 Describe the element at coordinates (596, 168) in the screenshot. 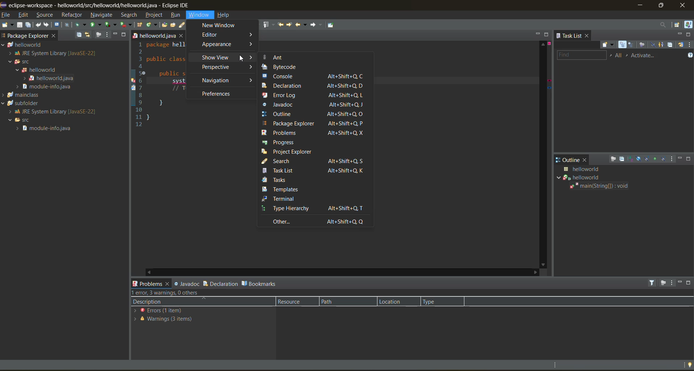

I see `java class details` at that location.